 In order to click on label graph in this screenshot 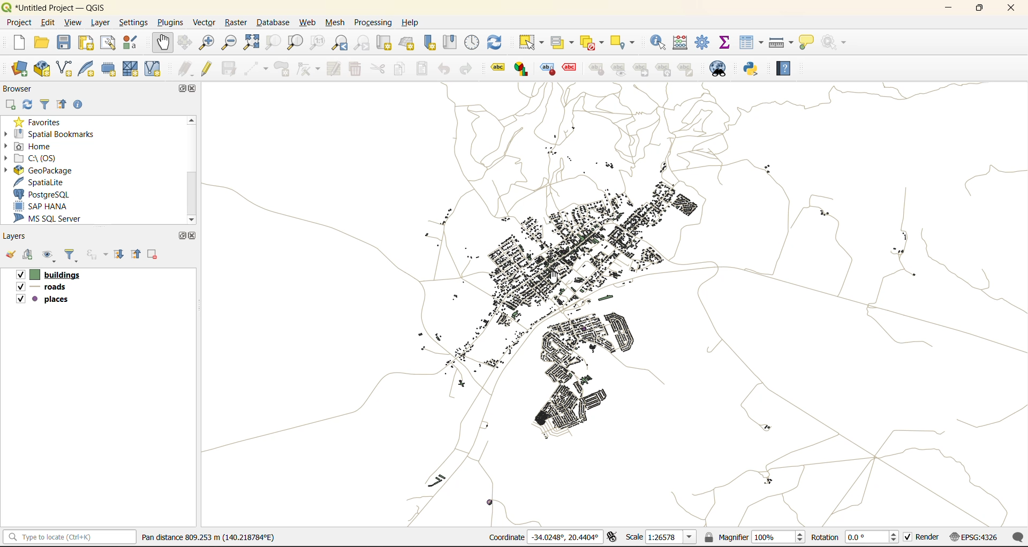, I will do `click(521, 69)`.